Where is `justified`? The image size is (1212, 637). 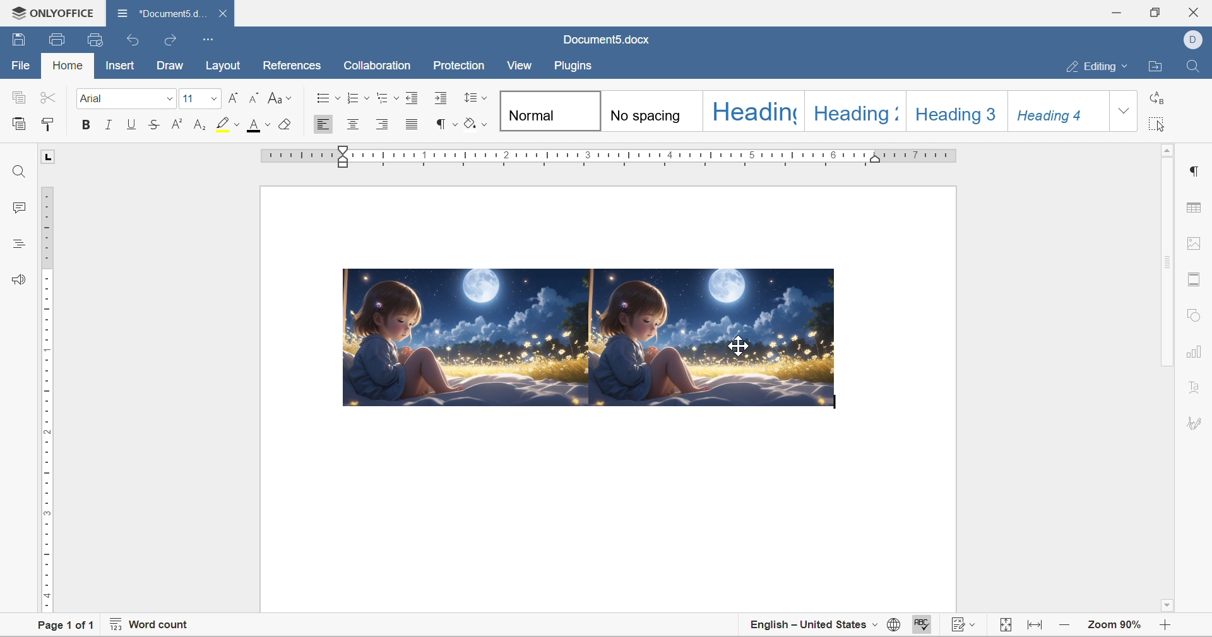 justified is located at coordinates (413, 124).